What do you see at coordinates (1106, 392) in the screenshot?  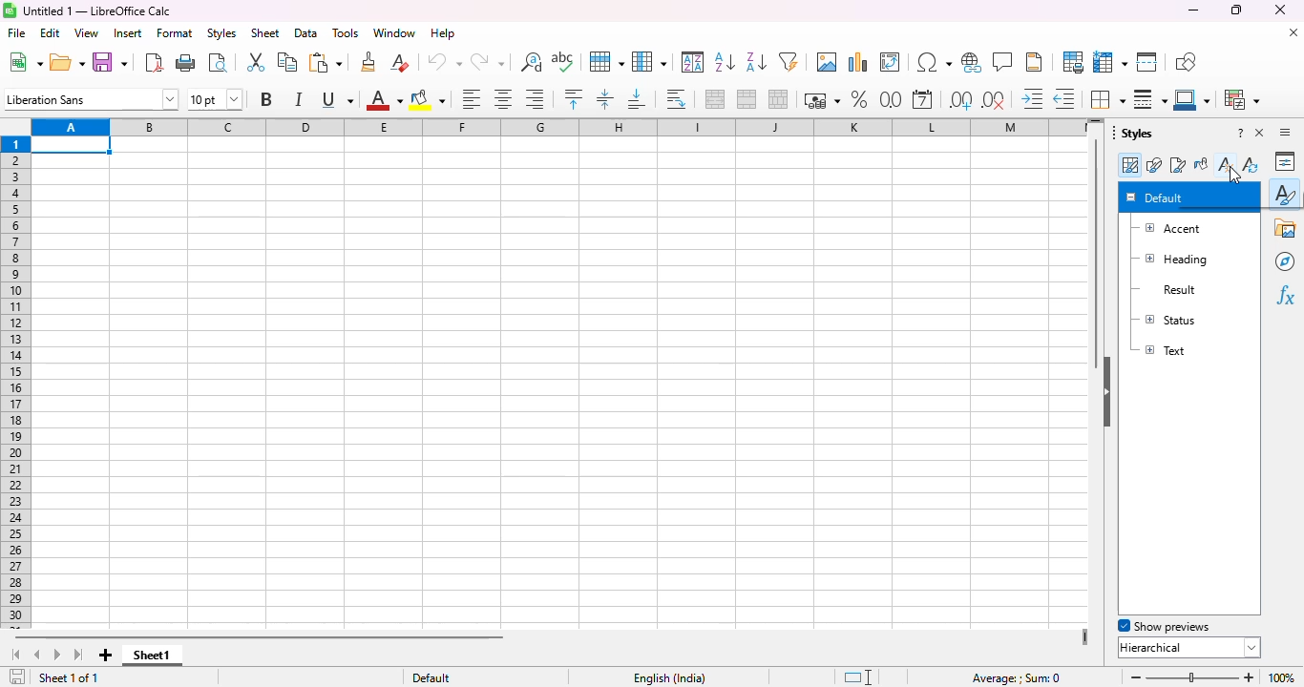 I see `hide` at bounding box center [1106, 392].